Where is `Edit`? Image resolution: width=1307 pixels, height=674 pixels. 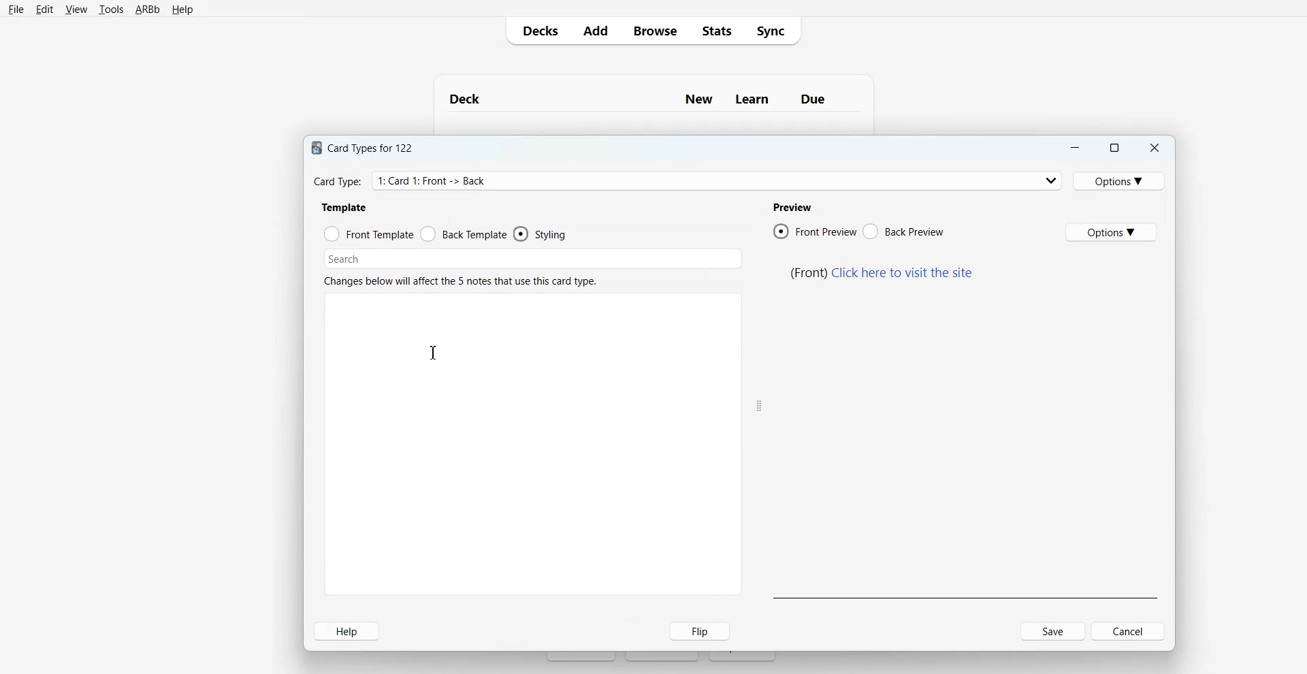 Edit is located at coordinates (45, 10).